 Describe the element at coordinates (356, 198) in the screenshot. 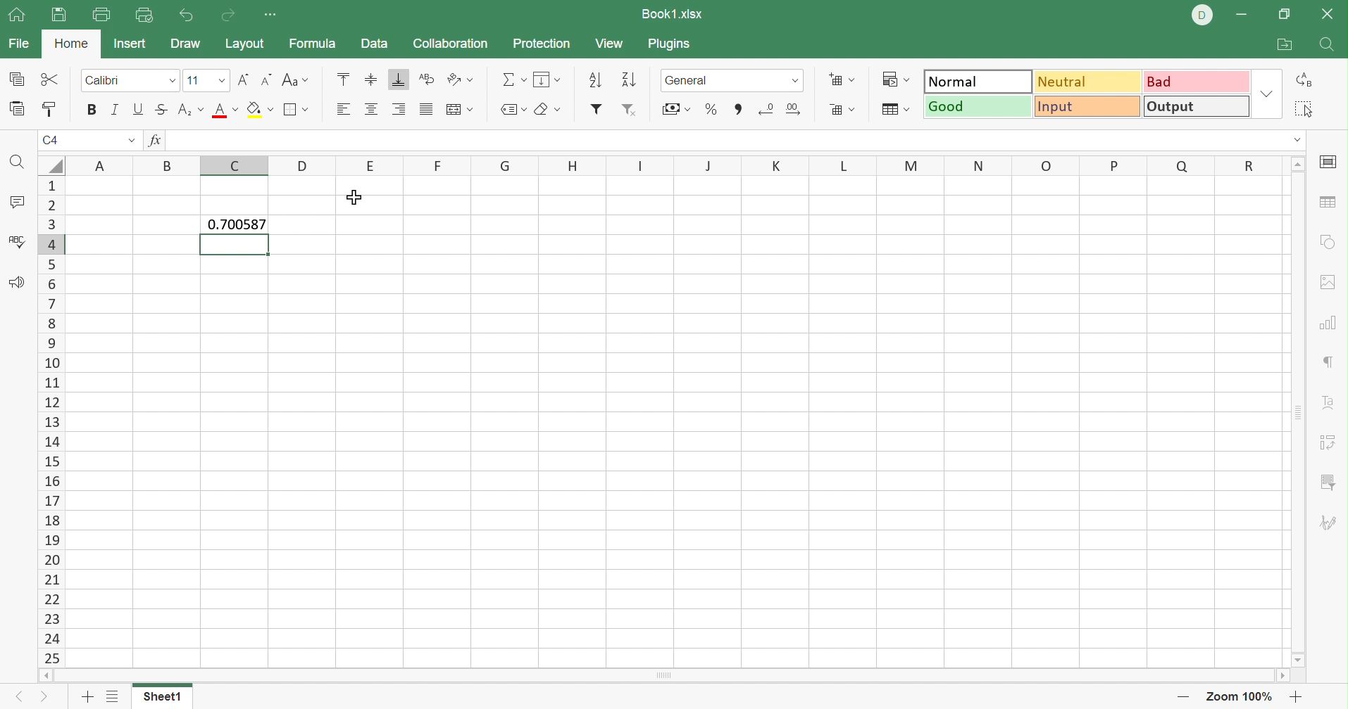

I see `Cursor` at that location.